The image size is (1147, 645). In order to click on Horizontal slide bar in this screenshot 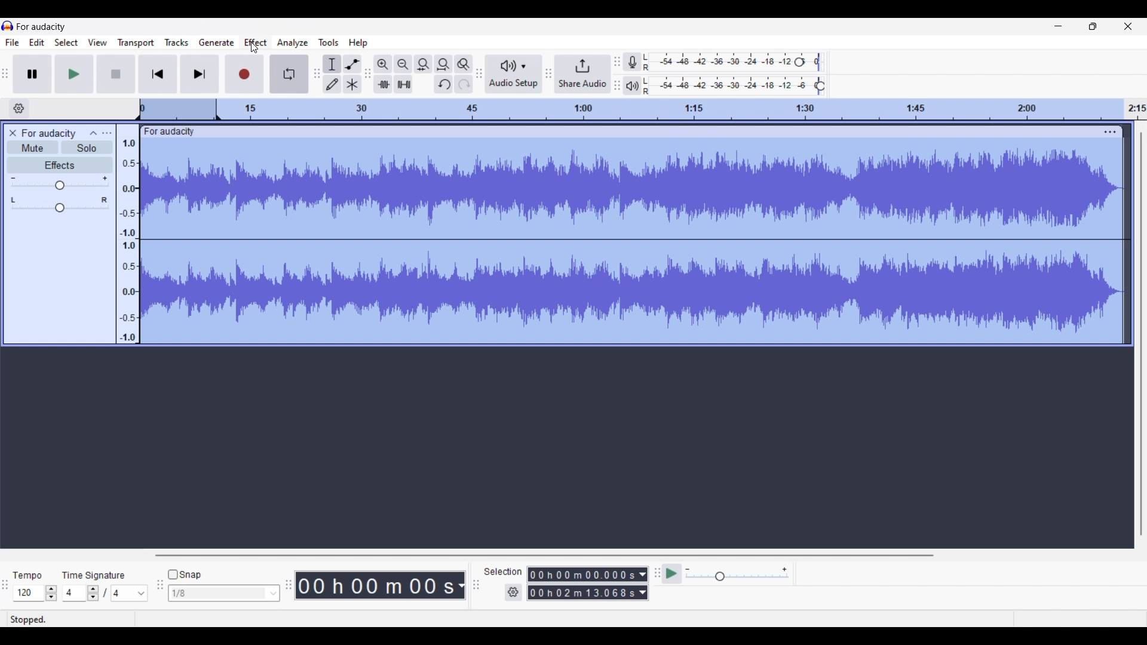, I will do `click(544, 555)`.